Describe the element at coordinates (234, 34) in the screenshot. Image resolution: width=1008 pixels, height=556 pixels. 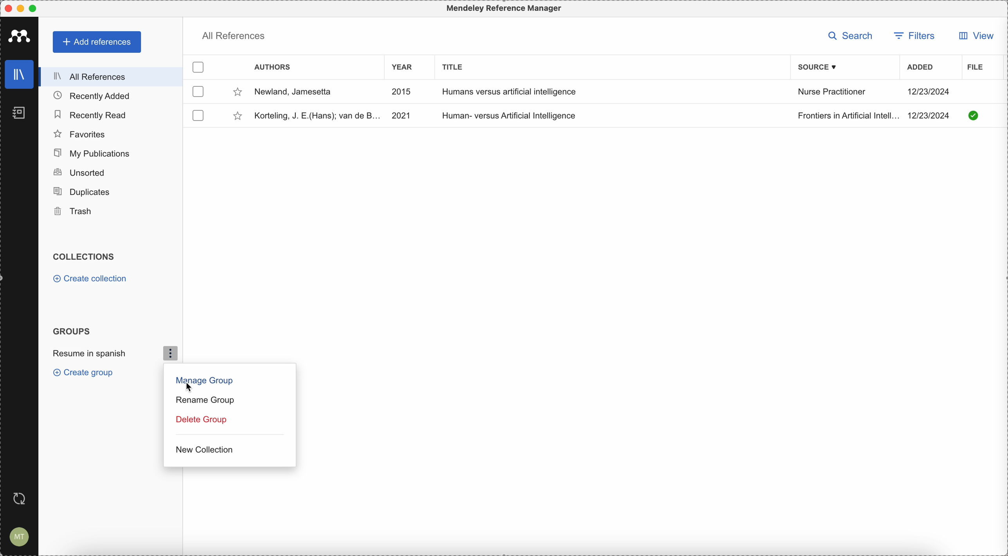
I see `all references` at that location.